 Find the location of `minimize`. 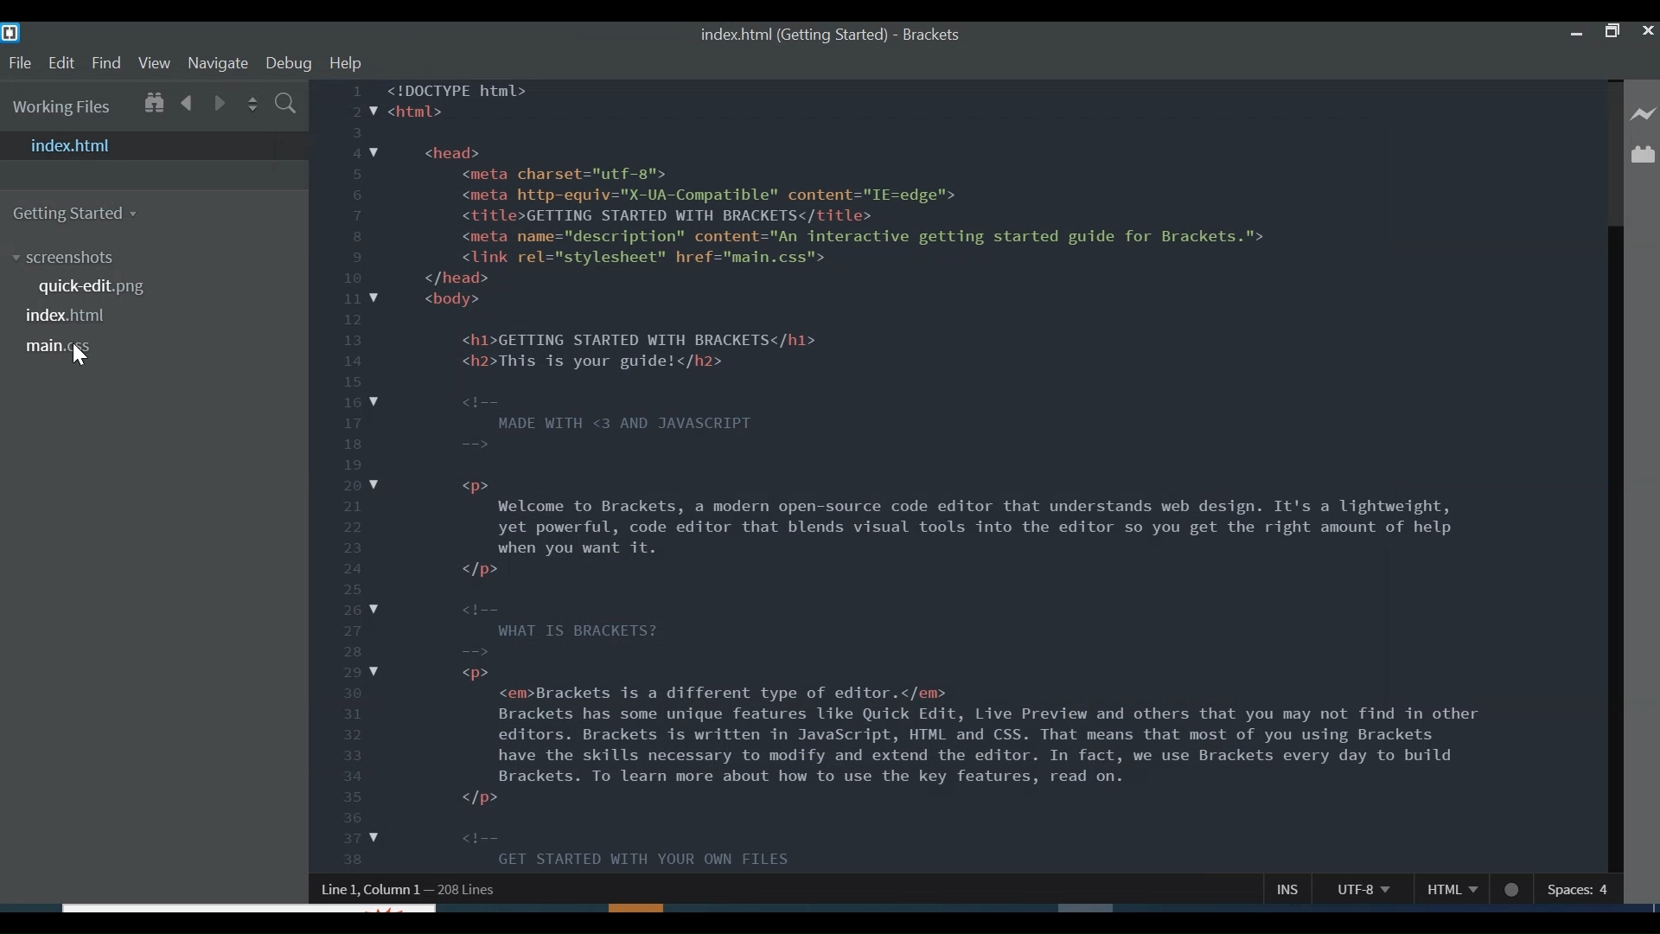

minimize is located at coordinates (1578, 33).